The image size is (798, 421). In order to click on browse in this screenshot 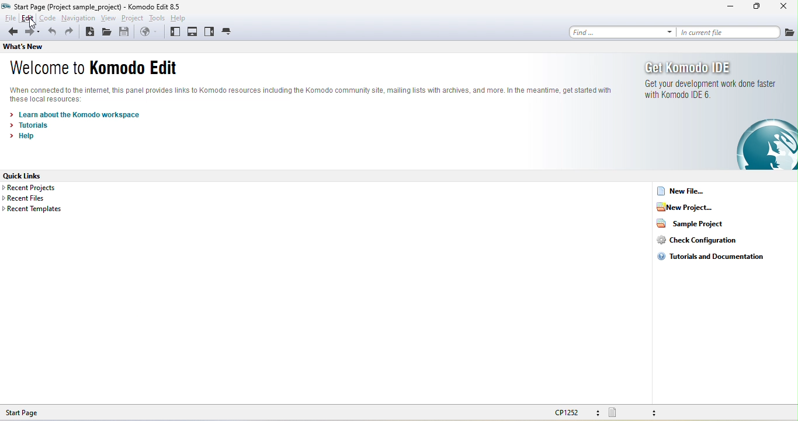, I will do `click(148, 33)`.